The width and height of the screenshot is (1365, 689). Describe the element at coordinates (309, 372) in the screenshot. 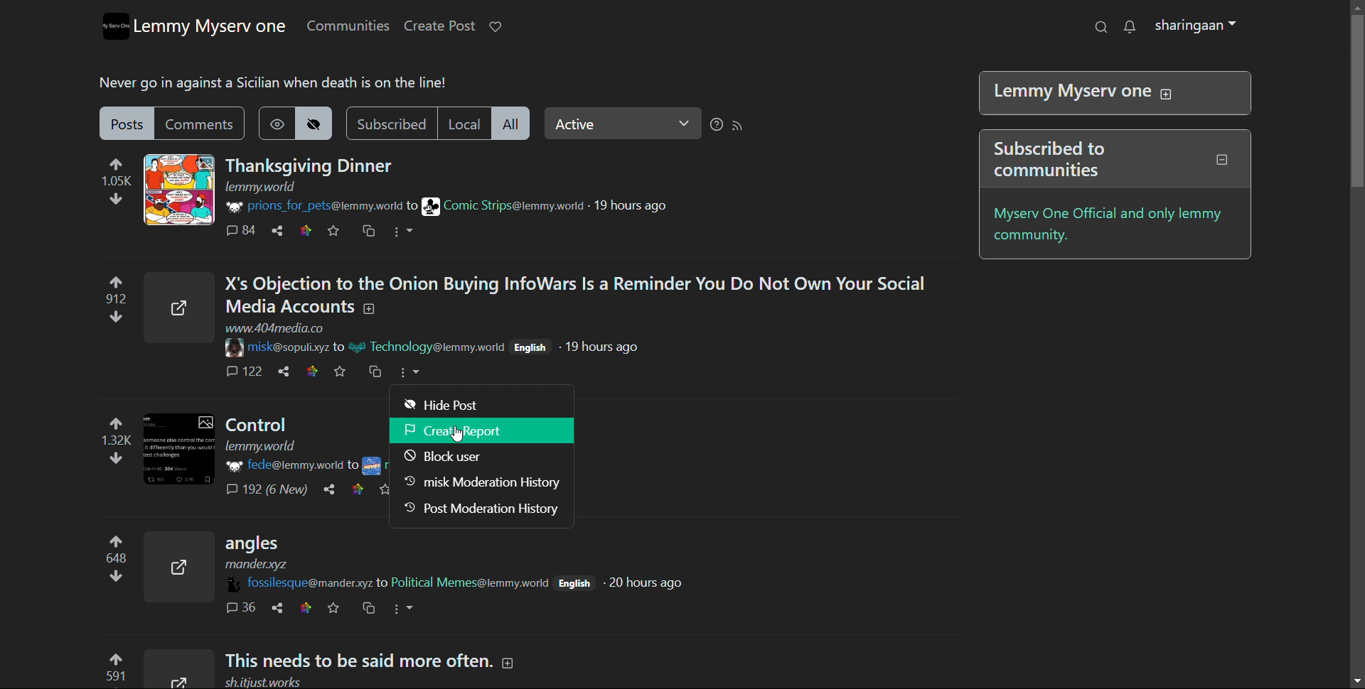

I see `link` at that location.